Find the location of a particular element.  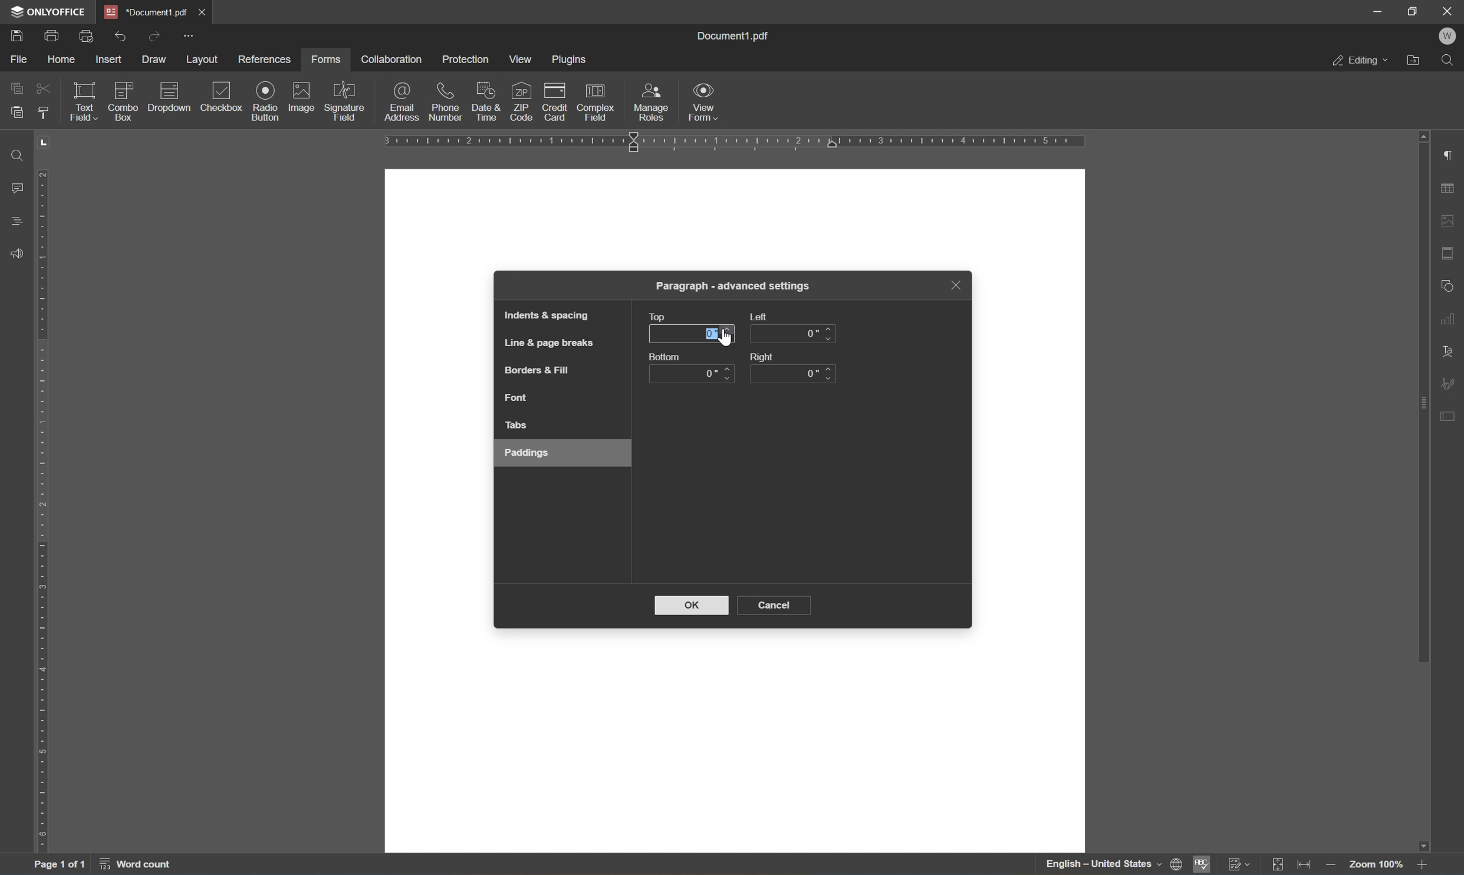

document1 is located at coordinates (147, 12).